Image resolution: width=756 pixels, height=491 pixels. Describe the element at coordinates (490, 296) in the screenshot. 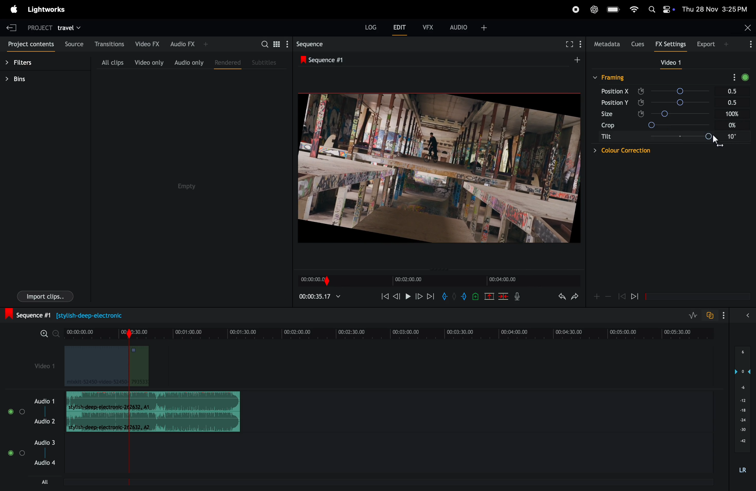

I see `remove marked section` at that location.